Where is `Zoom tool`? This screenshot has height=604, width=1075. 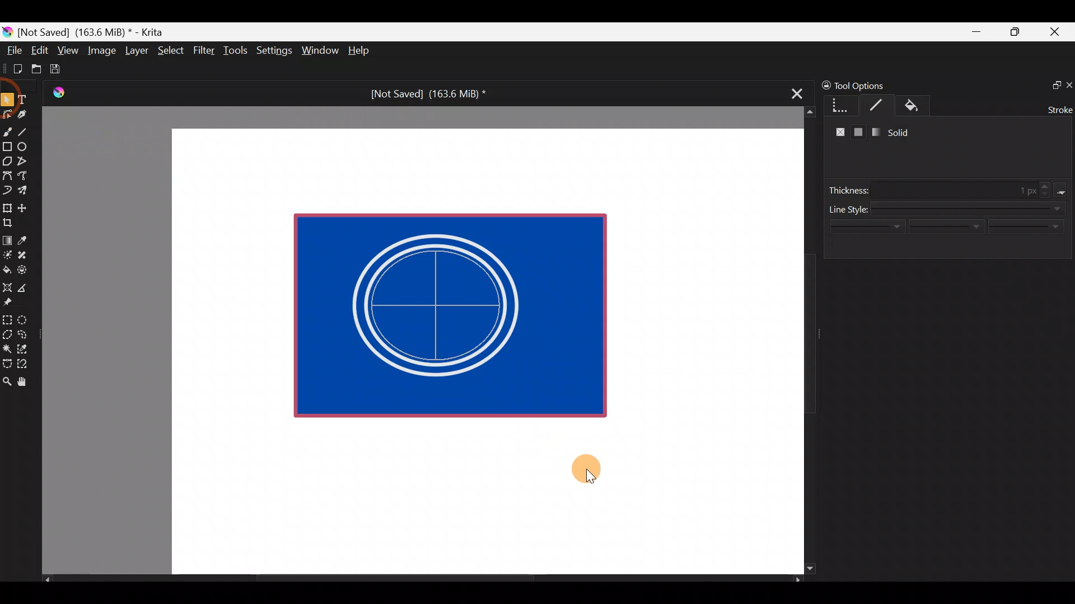
Zoom tool is located at coordinates (7, 380).